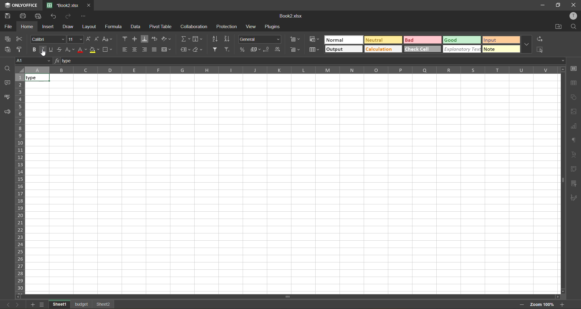 The image size is (581, 309). I want to click on neutral, so click(382, 40).